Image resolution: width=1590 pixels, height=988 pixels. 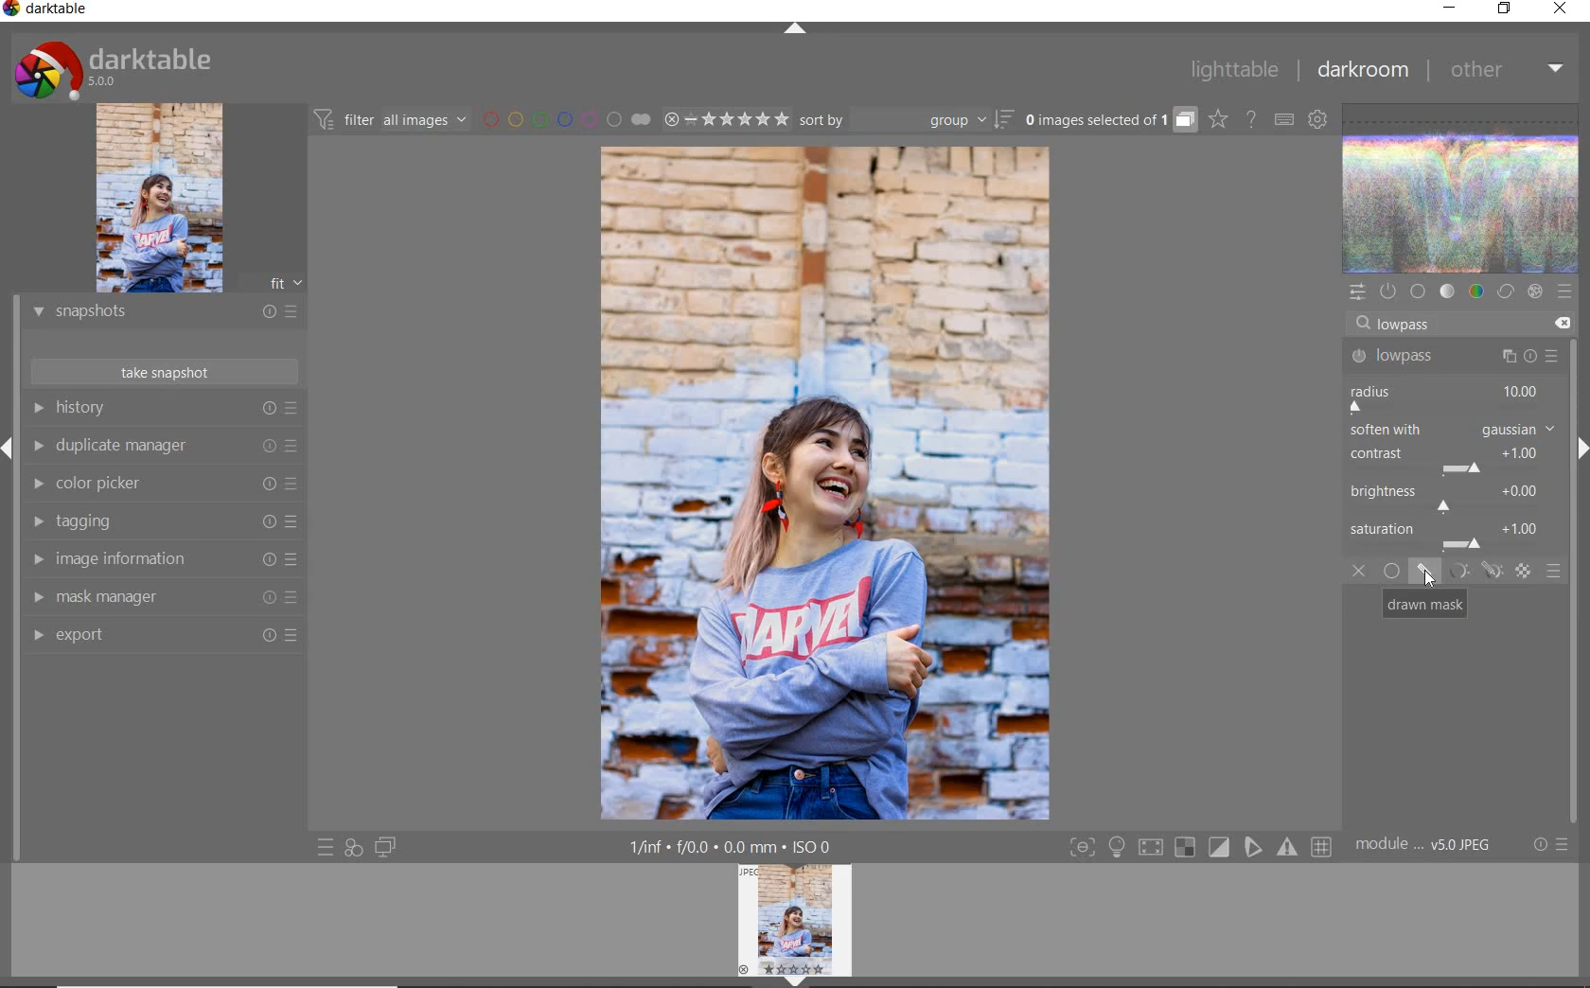 What do you see at coordinates (167, 448) in the screenshot?
I see `duplicate manager` at bounding box center [167, 448].